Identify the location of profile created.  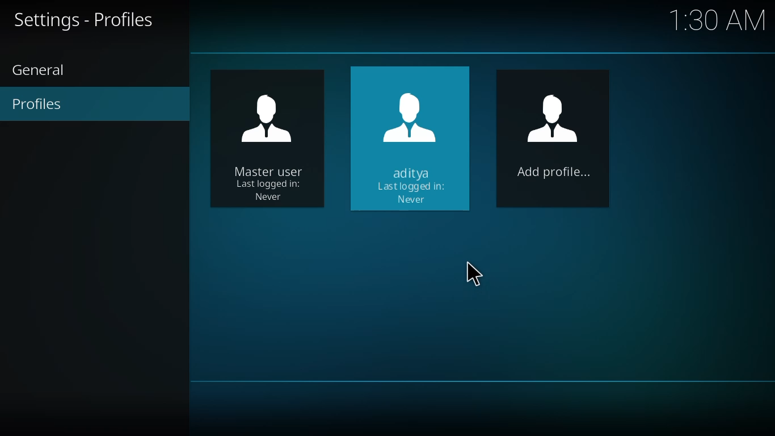
(414, 145).